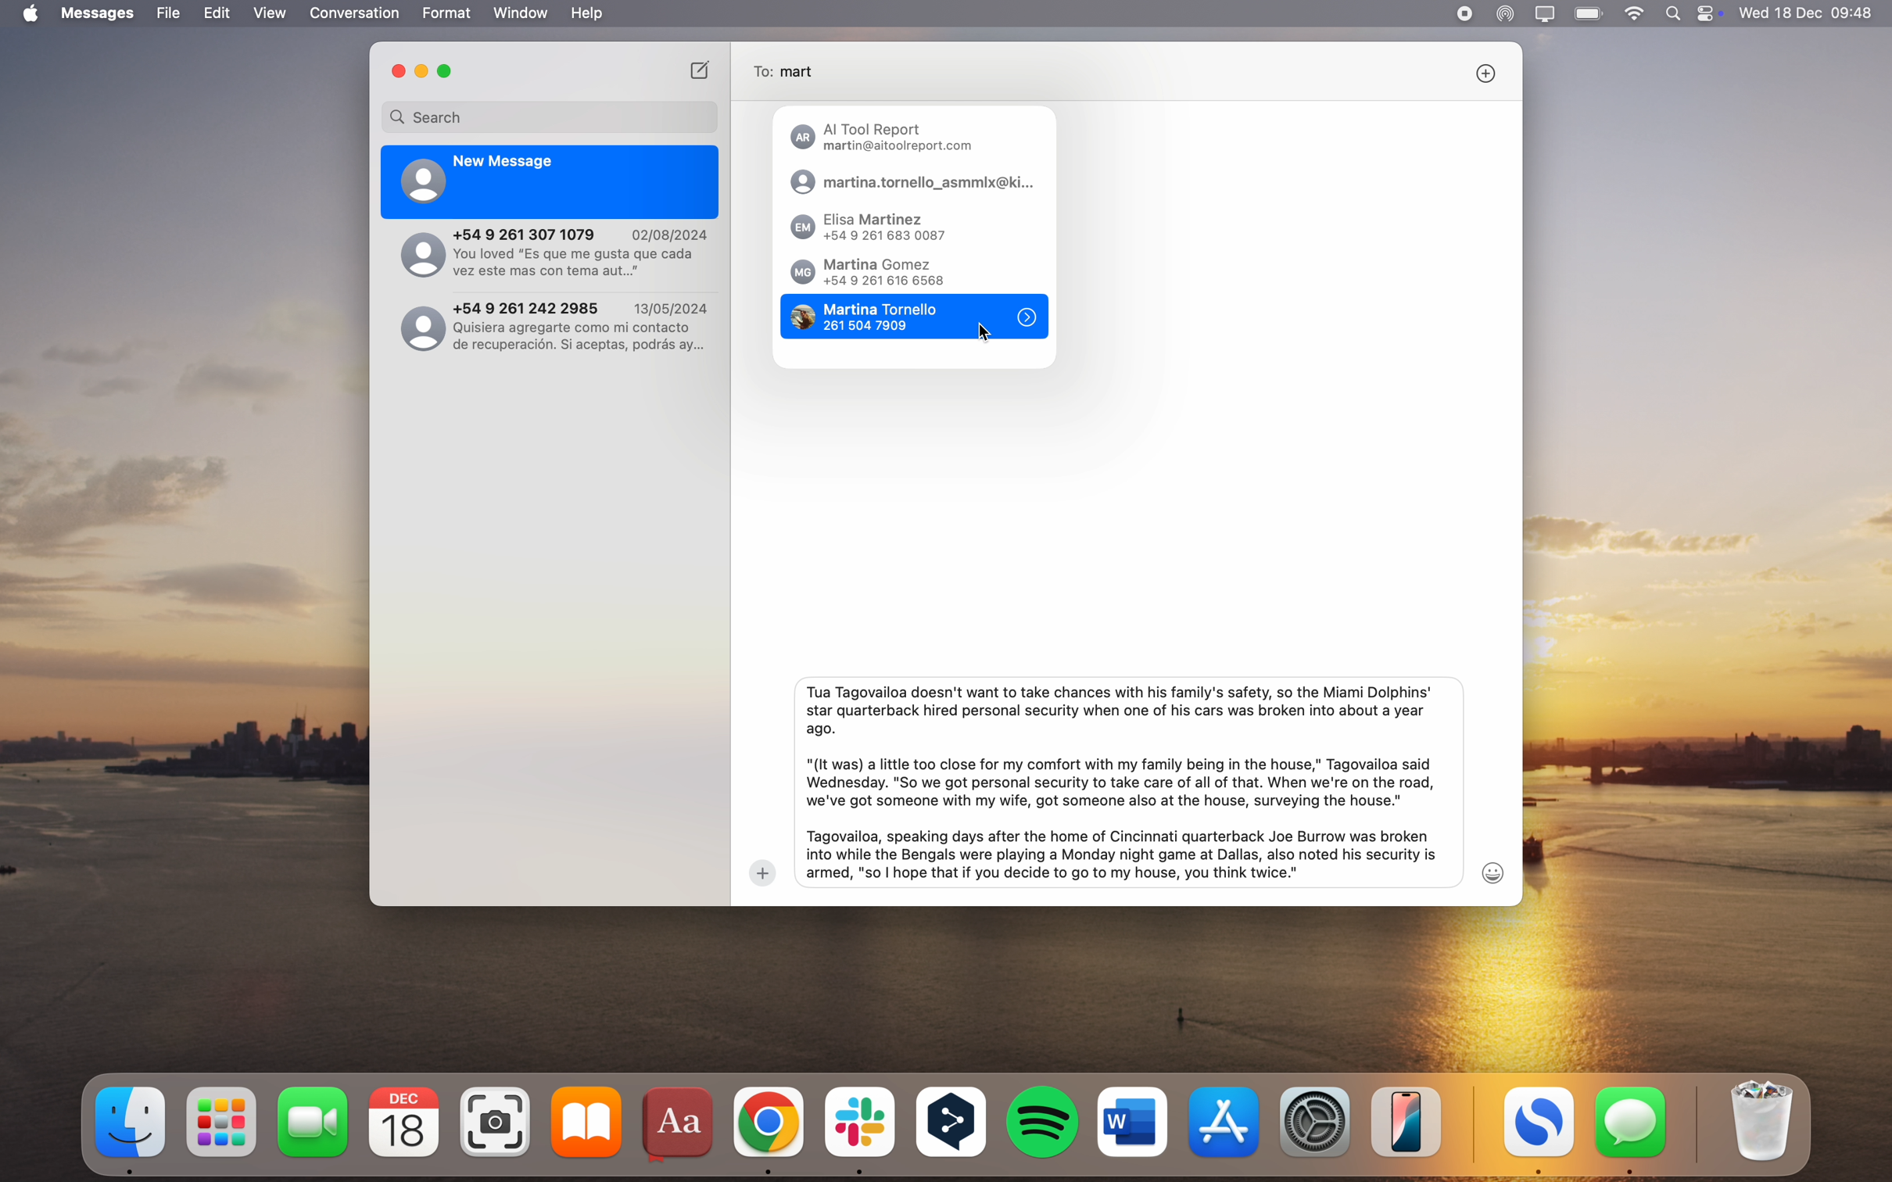 This screenshot has height=1182, width=1892. Describe the element at coordinates (27, 14) in the screenshot. I see `Apple icon` at that location.